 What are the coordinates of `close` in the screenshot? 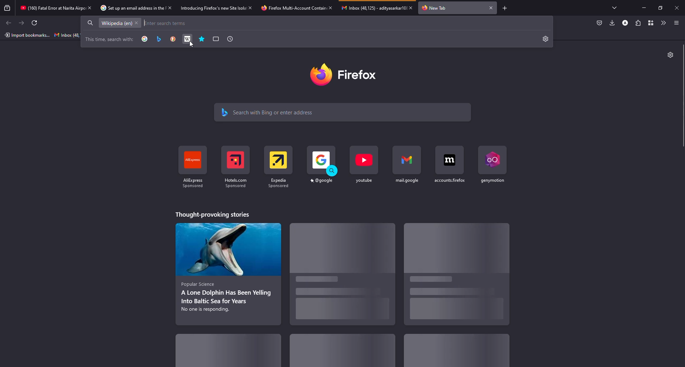 It's located at (171, 8).